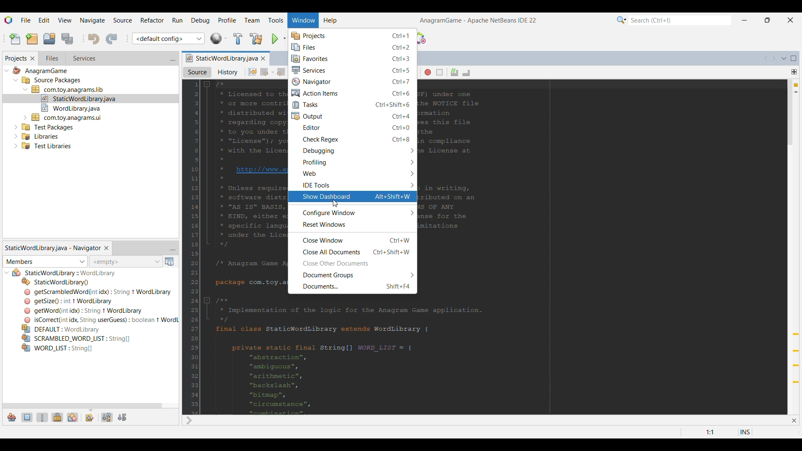 The height and width of the screenshot is (451, 802). What do you see at coordinates (352, 173) in the screenshot?
I see `Web options` at bounding box center [352, 173].